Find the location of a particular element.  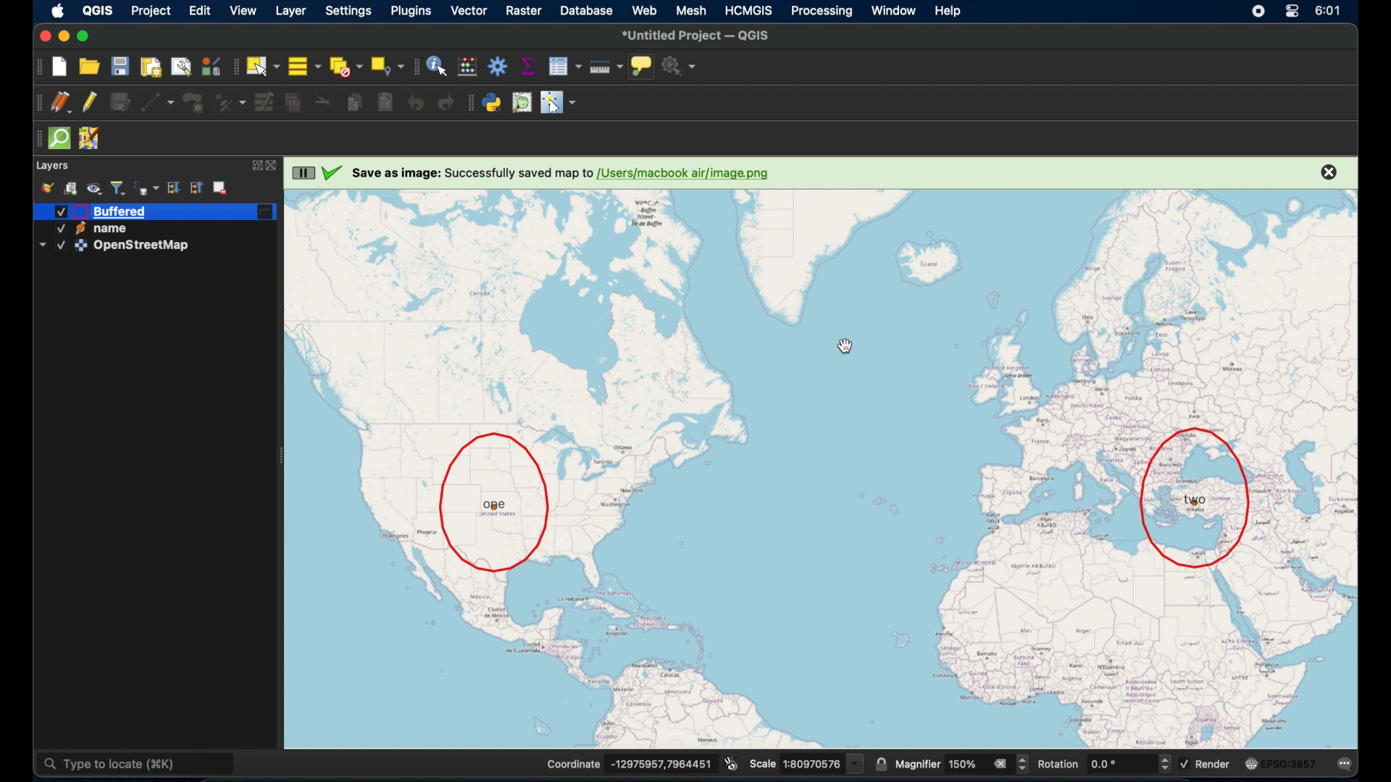

quicksom is located at coordinates (59, 139).